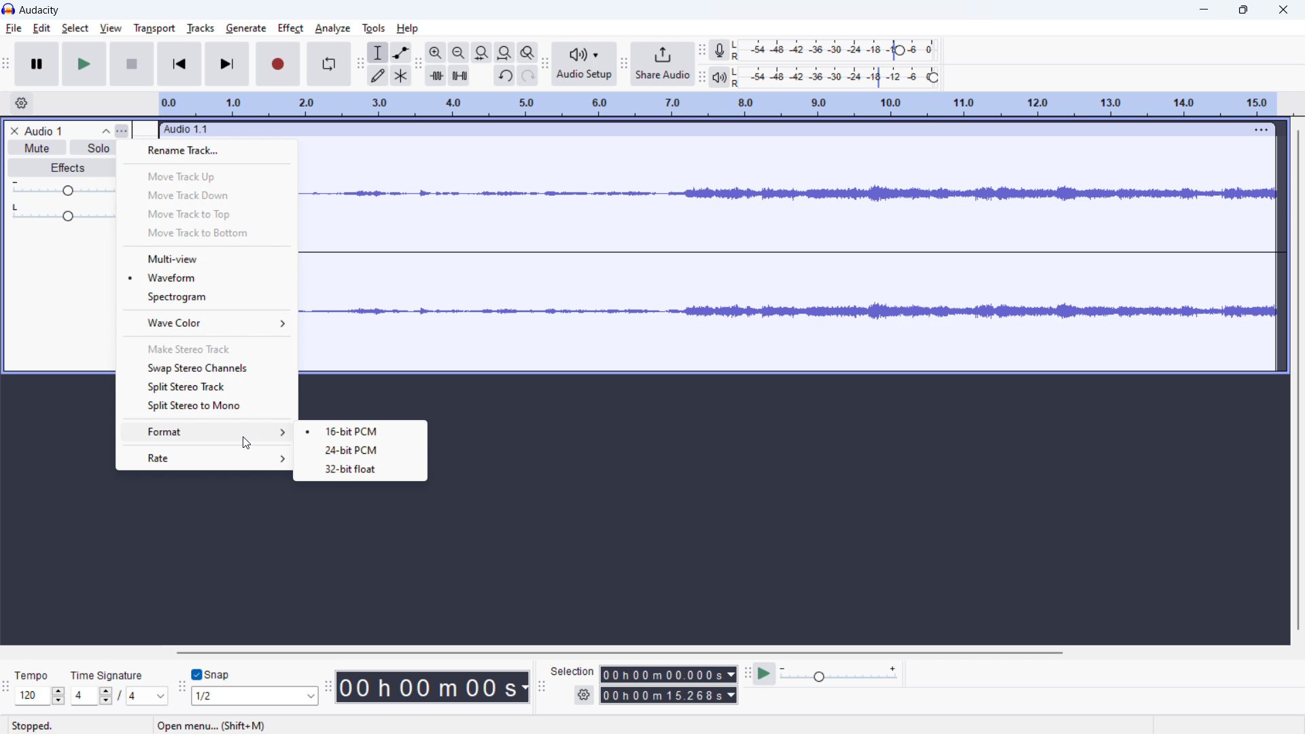 The width and height of the screenshot is (1305, 734). I want to click on selection tool, so click(378, 52).